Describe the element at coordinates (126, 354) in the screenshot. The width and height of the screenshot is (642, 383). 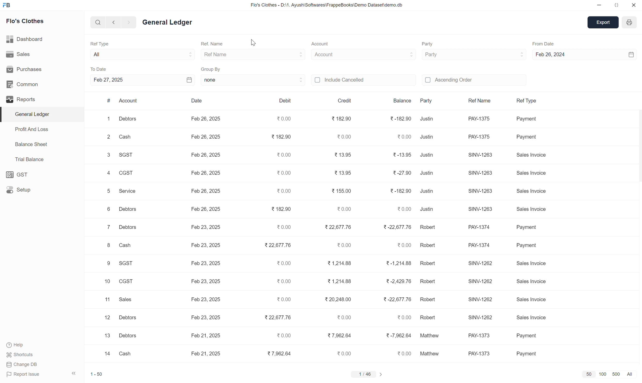
I see `cash` at that location.